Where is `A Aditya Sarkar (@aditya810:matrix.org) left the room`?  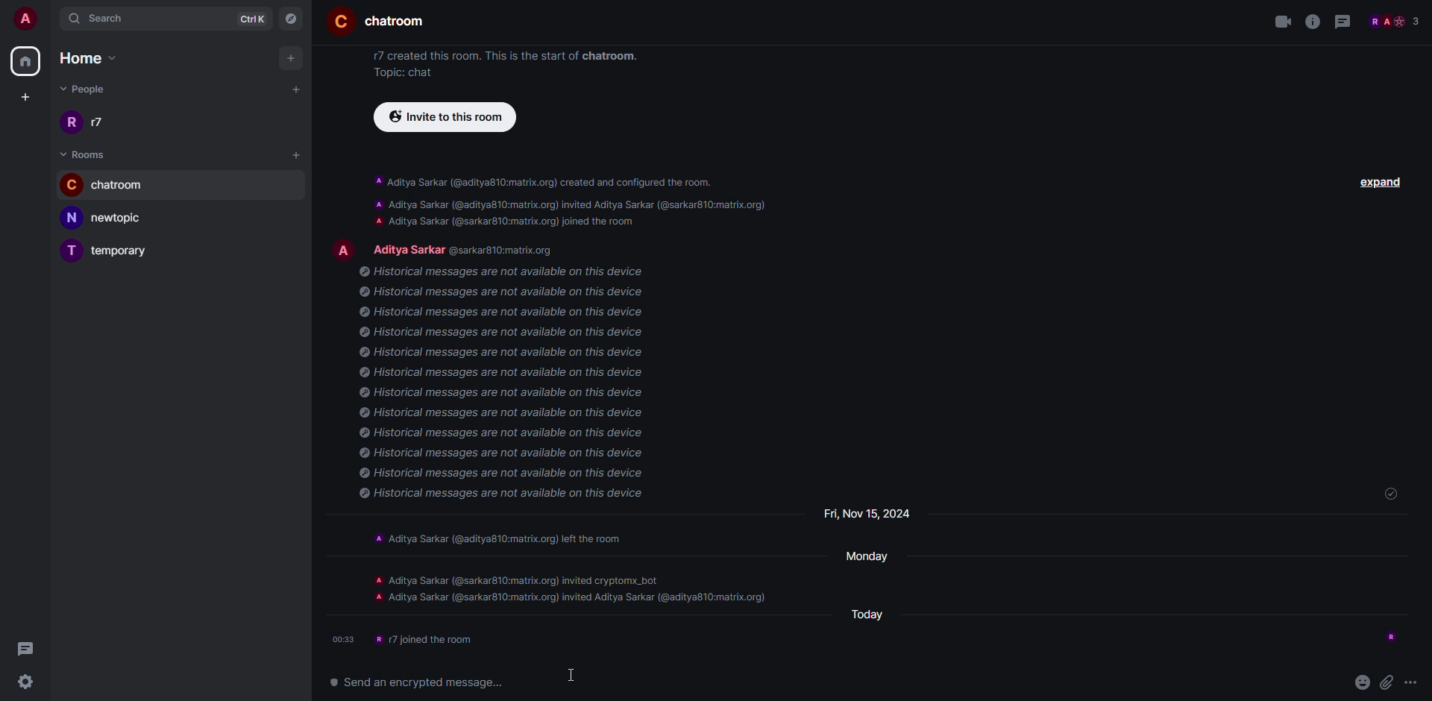 A Aditya Sarkar (@aditya810:matrix.org) left the room is located at coordinates (508, 537).